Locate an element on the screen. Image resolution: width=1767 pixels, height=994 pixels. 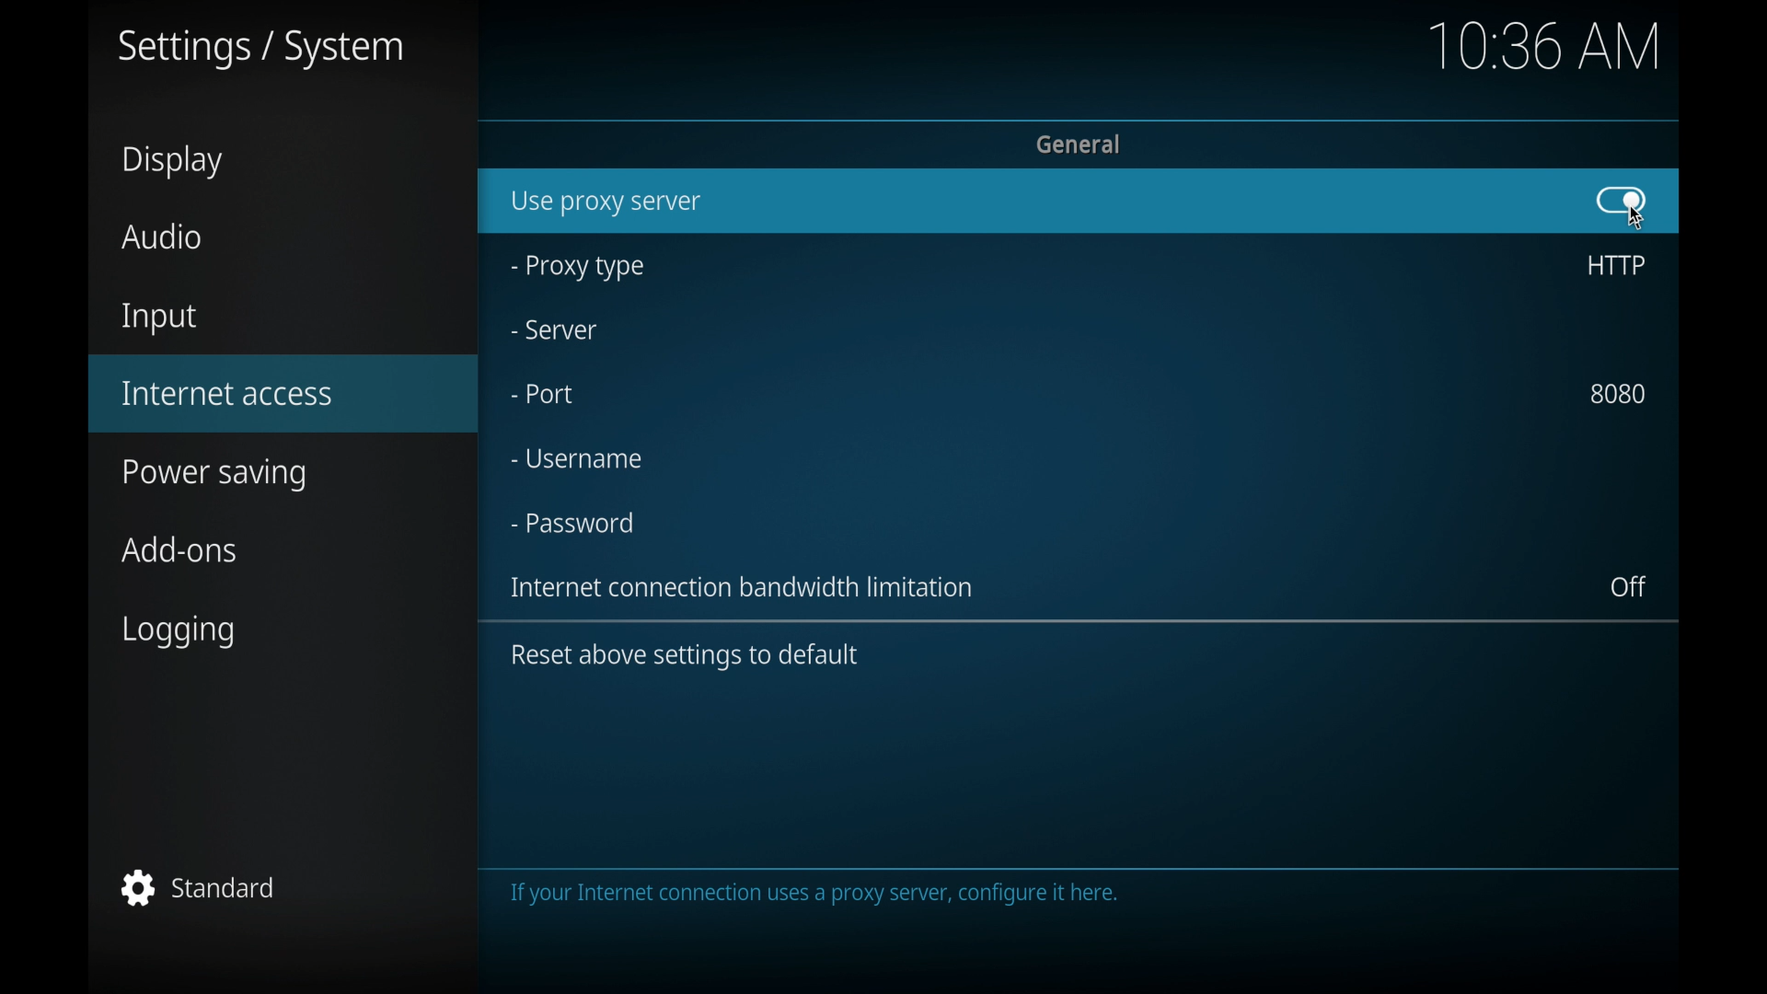
off is located at coordinates (1629, 587).